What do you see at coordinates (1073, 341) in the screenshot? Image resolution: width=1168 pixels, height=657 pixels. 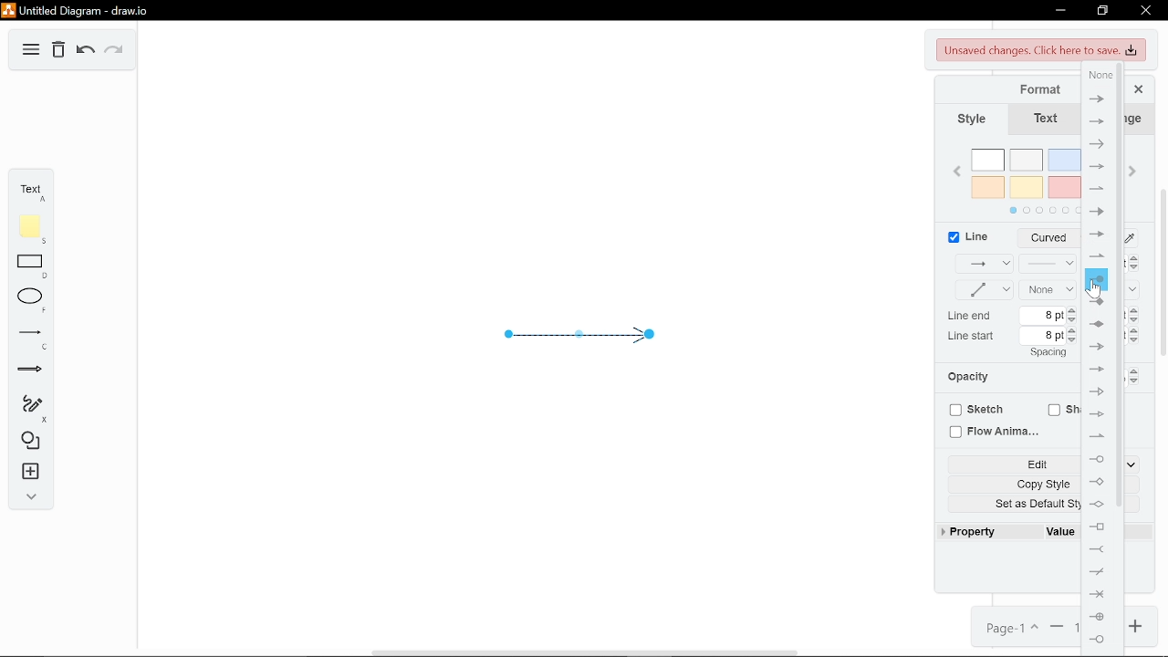 I see `Decrease line start spacing` at bounding box center [1073, 341].